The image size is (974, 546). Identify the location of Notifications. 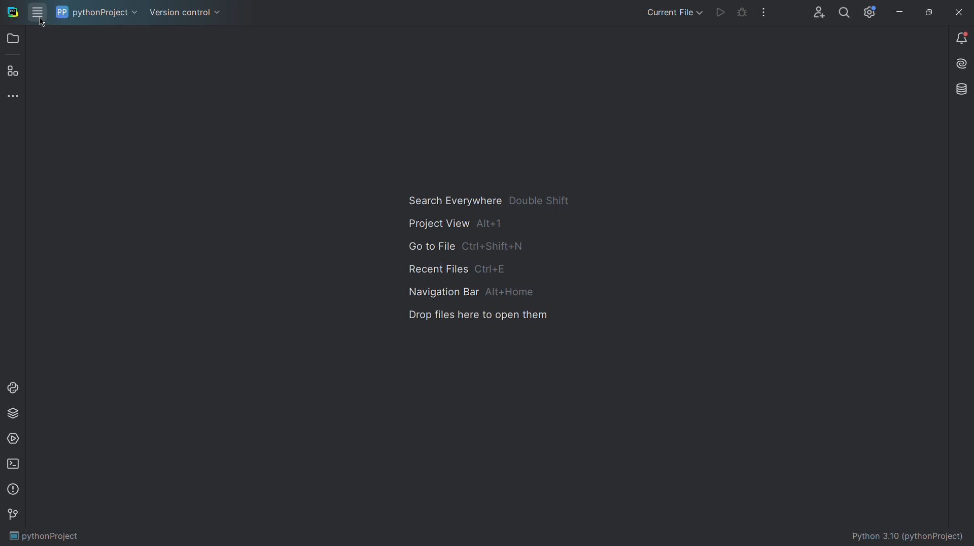
(961, 38).